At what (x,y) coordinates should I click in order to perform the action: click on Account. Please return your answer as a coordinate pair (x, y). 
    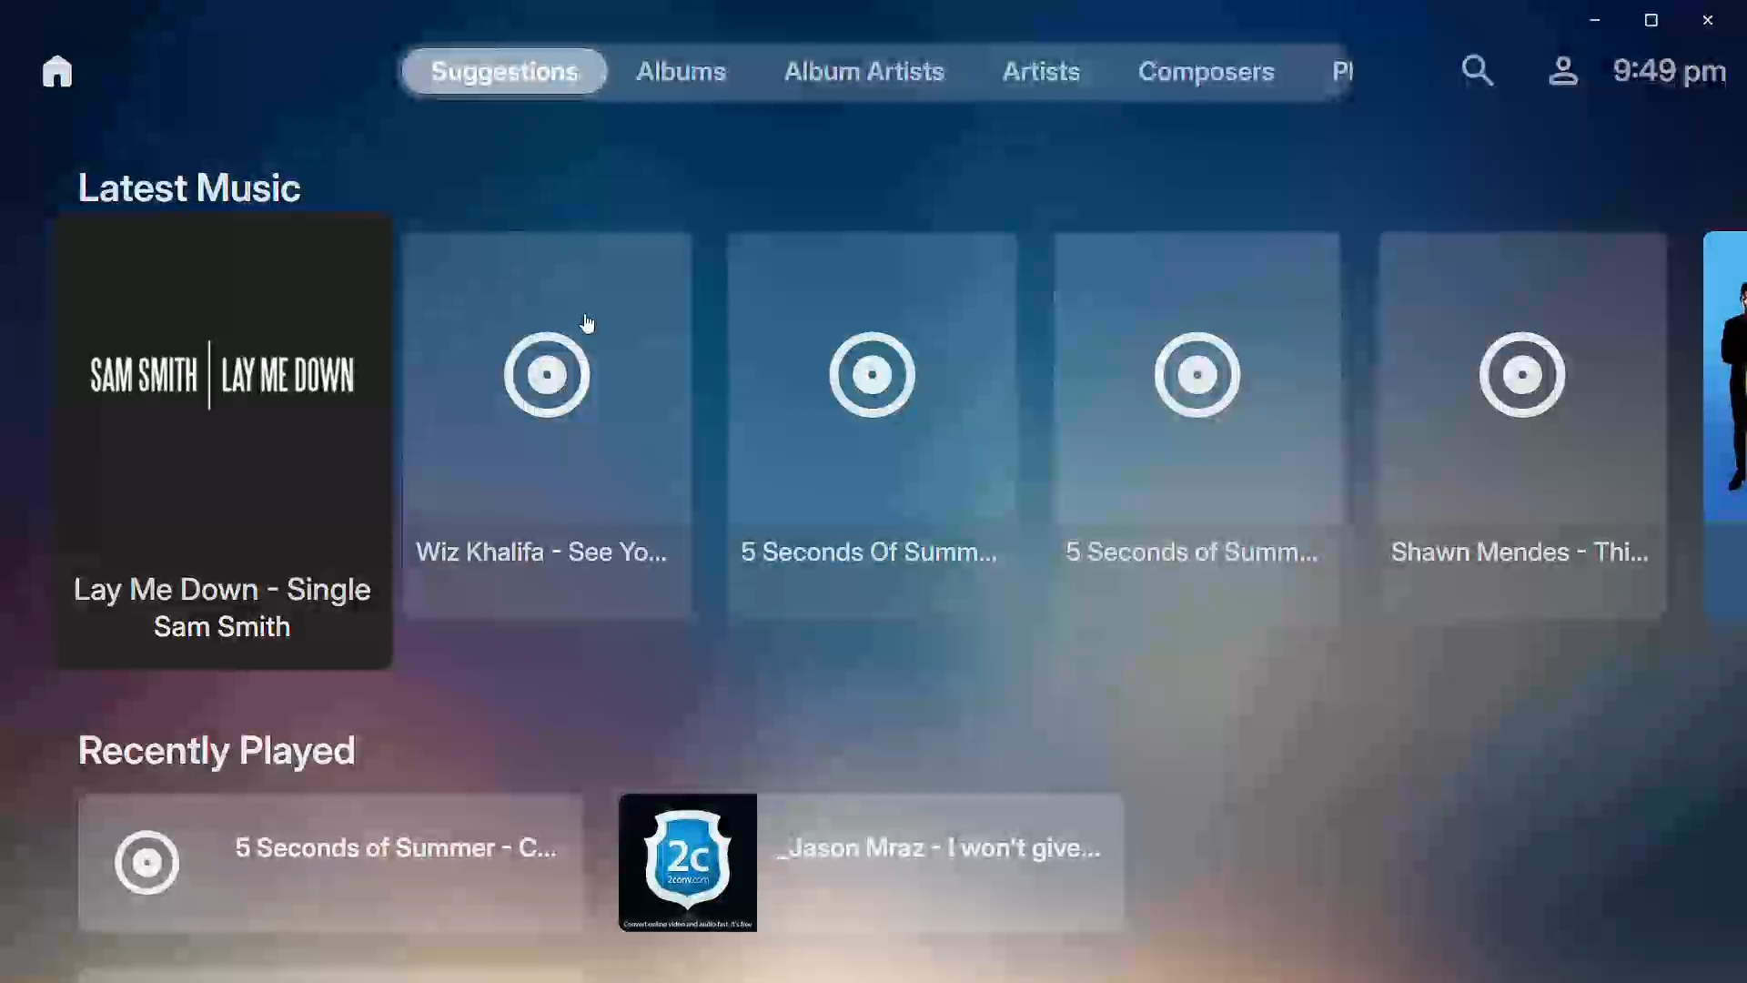
    Looking at the image, I should click on (1551, 67).